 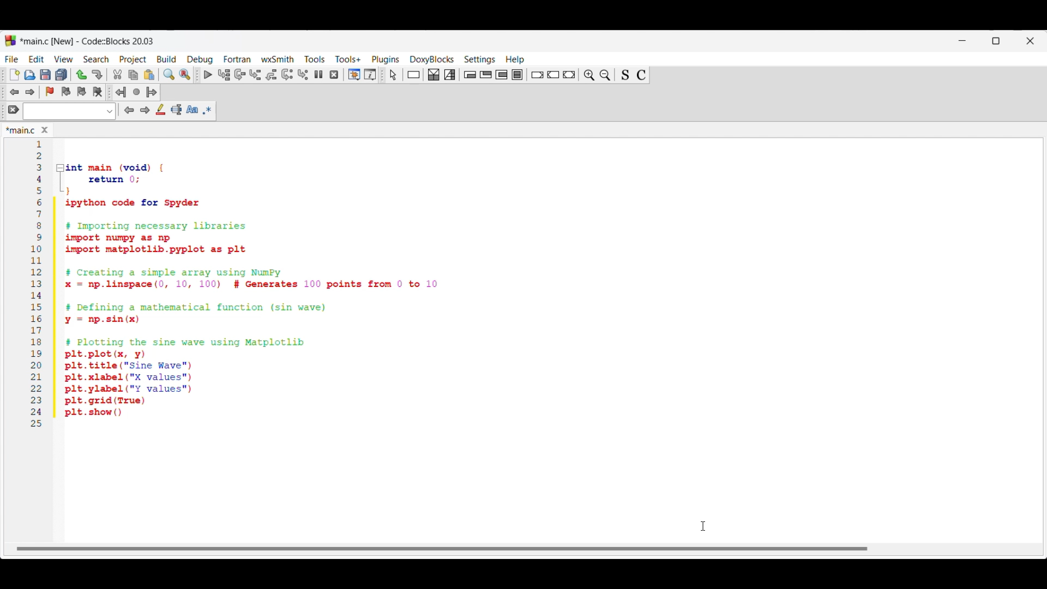 What do you see at coordinates (96, 59) in the screenshot?
I see `Search menu` at bounding box center [96, 59].